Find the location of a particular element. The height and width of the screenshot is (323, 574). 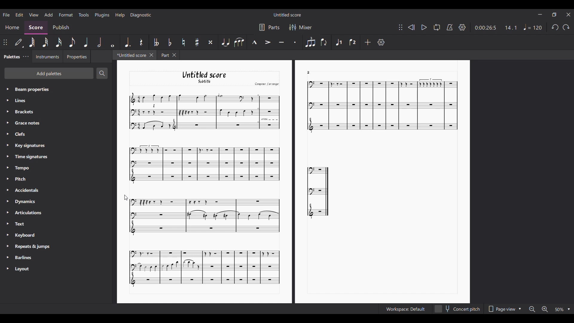

Page view  is located at coordinates (504, 309).